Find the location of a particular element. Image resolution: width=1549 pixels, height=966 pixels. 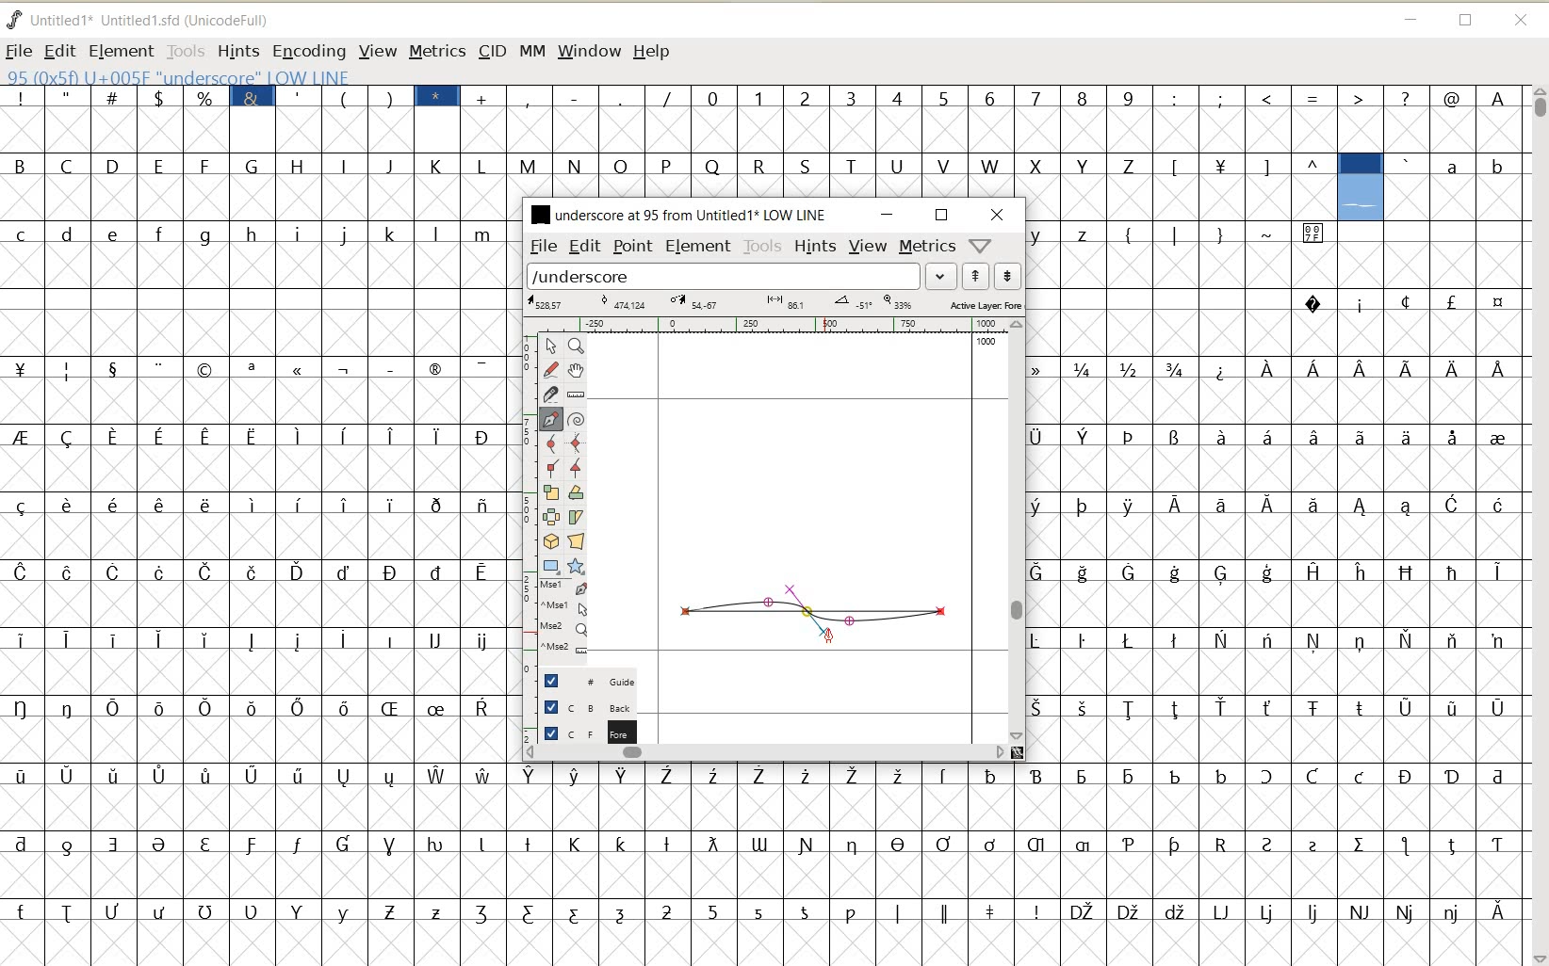

RULER is located at coordinates (769, 325).